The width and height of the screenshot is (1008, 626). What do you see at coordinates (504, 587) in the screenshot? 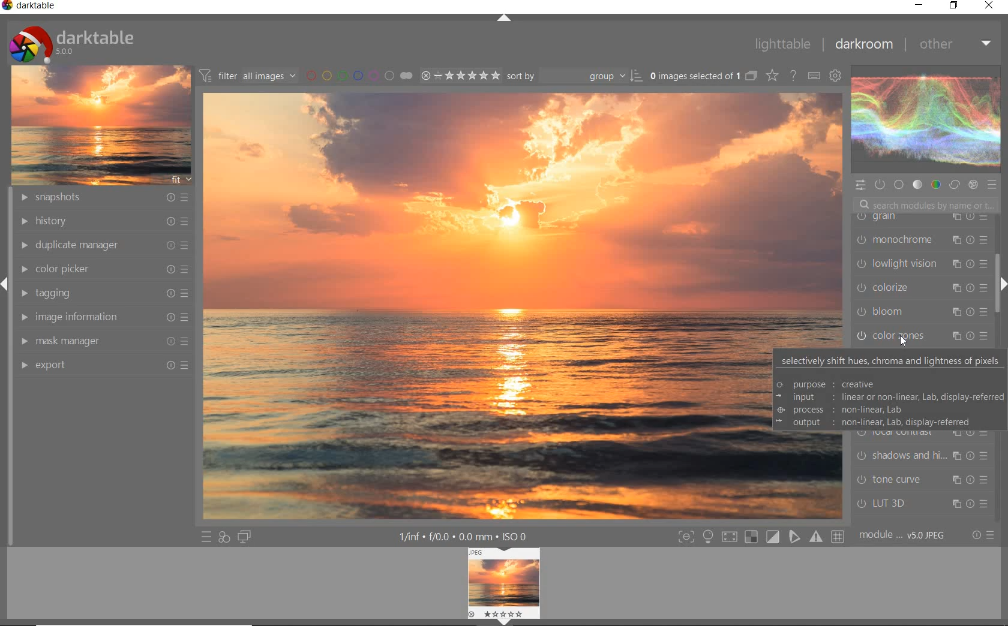
I see `IMAGE PREVIEW` at bounding box center [504, 587].